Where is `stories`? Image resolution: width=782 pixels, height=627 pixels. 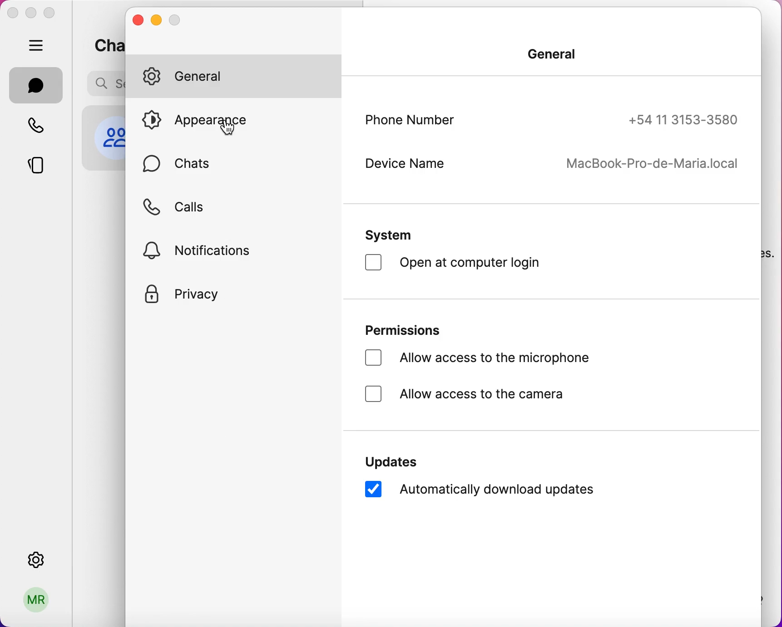 stories is located at coordinates (33, 167).